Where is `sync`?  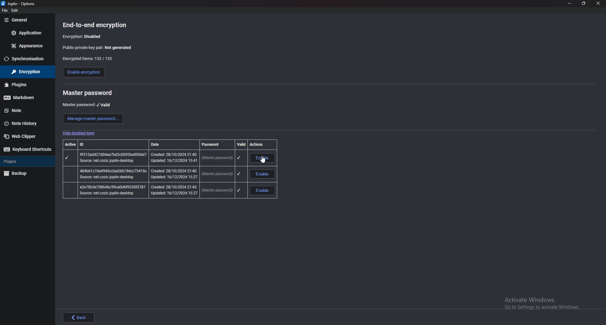
sync is located at coordinates (27, 59).